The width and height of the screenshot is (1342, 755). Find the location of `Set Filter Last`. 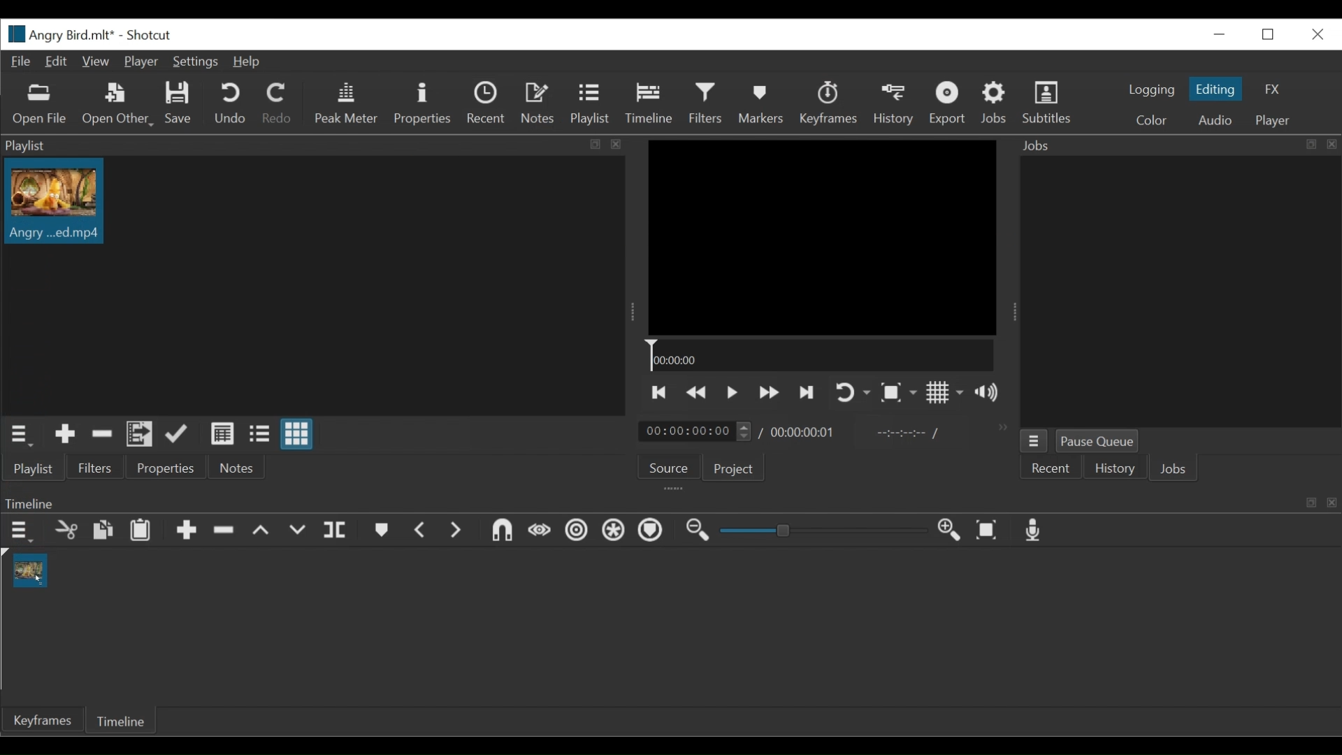

Set Filter Last is located at coordinates (497, 531).